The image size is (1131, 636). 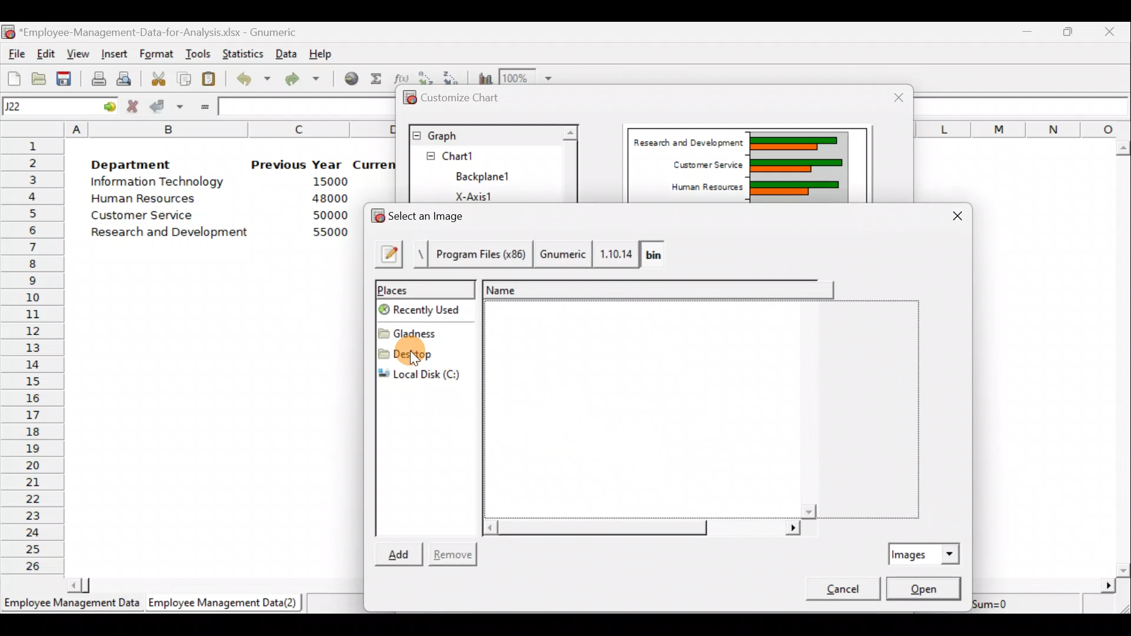 I want to click on Print preview, so click(x=125, y=78).